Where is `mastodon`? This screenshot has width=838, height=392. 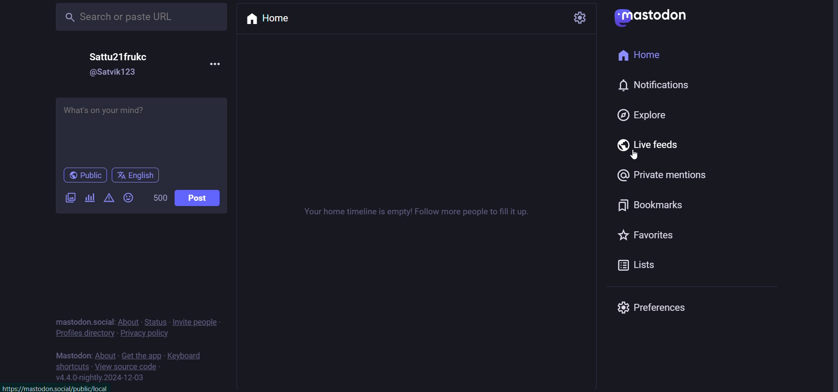 mastodon is located at coordinates (72, 322).